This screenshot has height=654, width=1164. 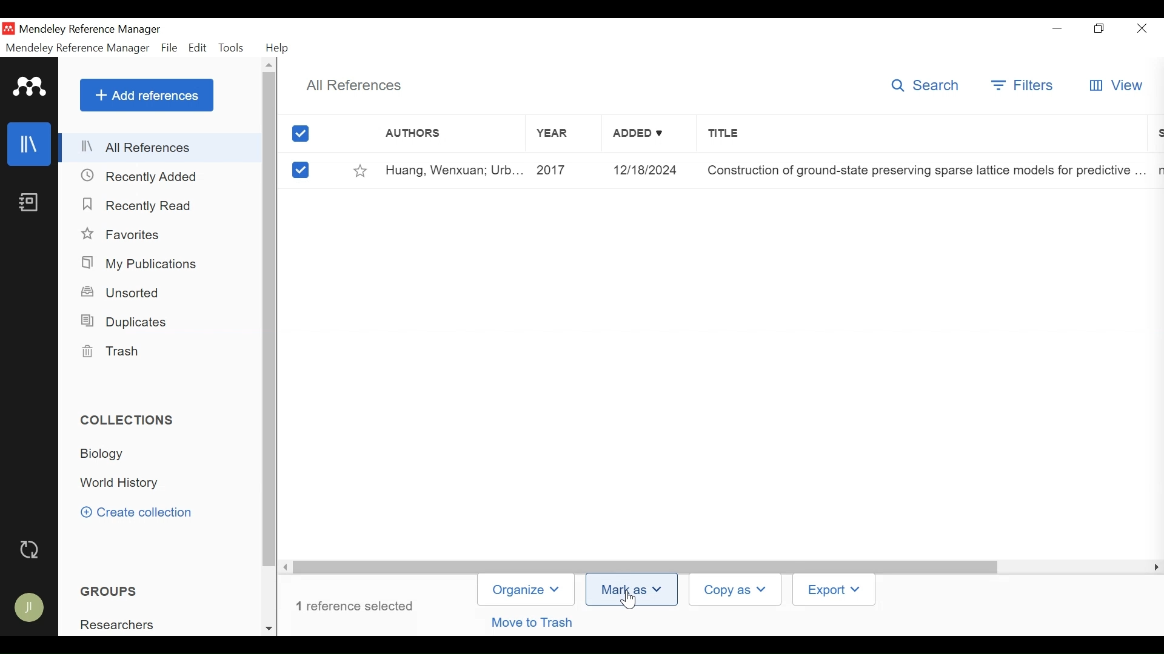 I want to click on Unsorted, so click(x=127, y=292).